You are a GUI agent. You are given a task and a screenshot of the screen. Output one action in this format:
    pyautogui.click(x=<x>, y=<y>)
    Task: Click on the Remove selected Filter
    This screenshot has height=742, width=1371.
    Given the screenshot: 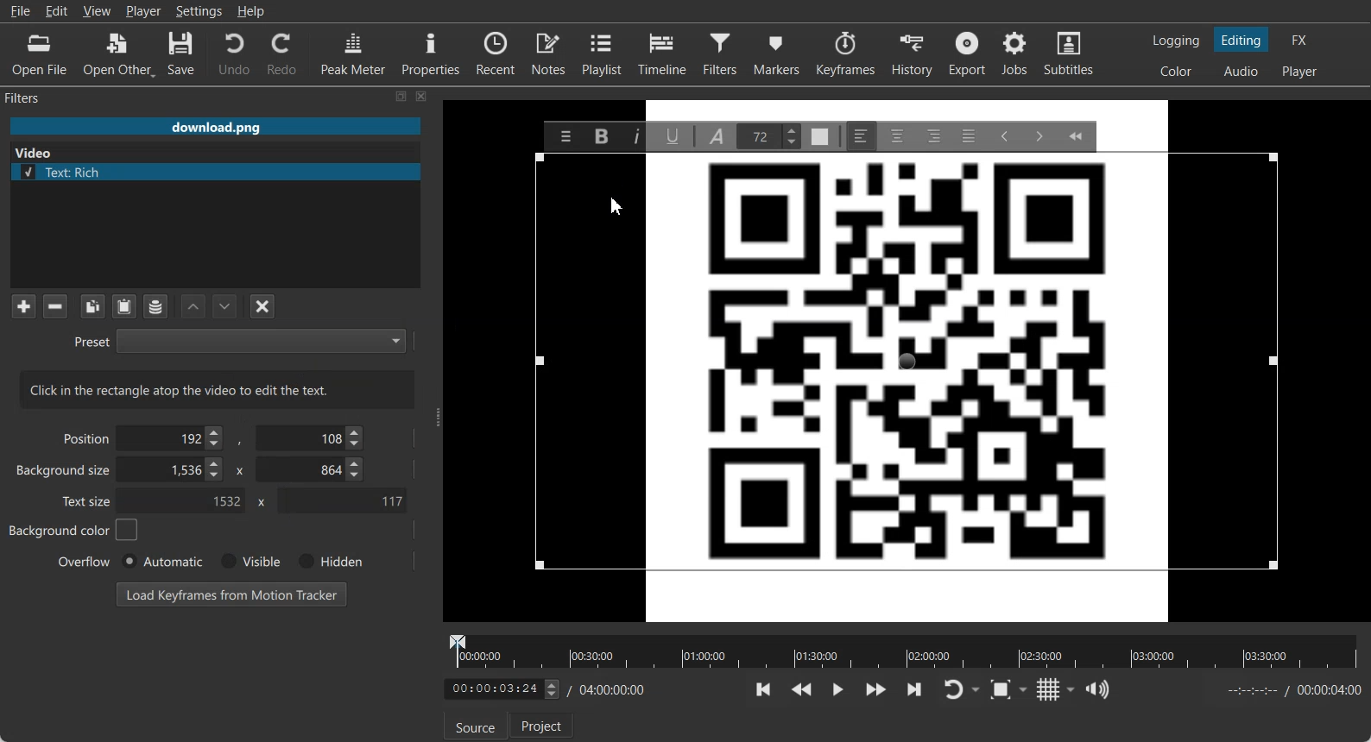 What is the action you would take?
    pyautogui.click(x=54, y=305)
    